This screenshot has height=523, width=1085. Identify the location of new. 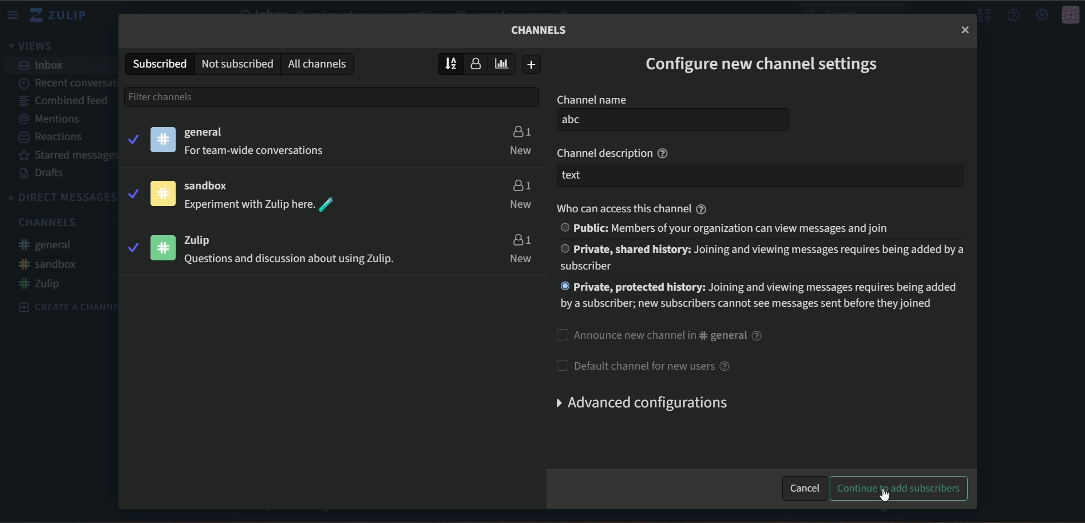
(522, 259).